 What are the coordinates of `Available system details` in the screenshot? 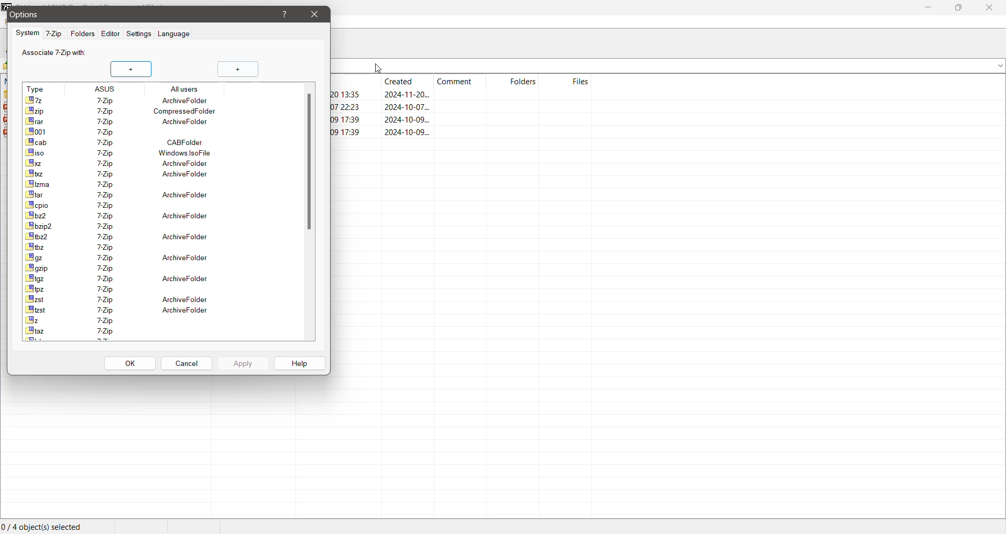 It's located at (118, 184).